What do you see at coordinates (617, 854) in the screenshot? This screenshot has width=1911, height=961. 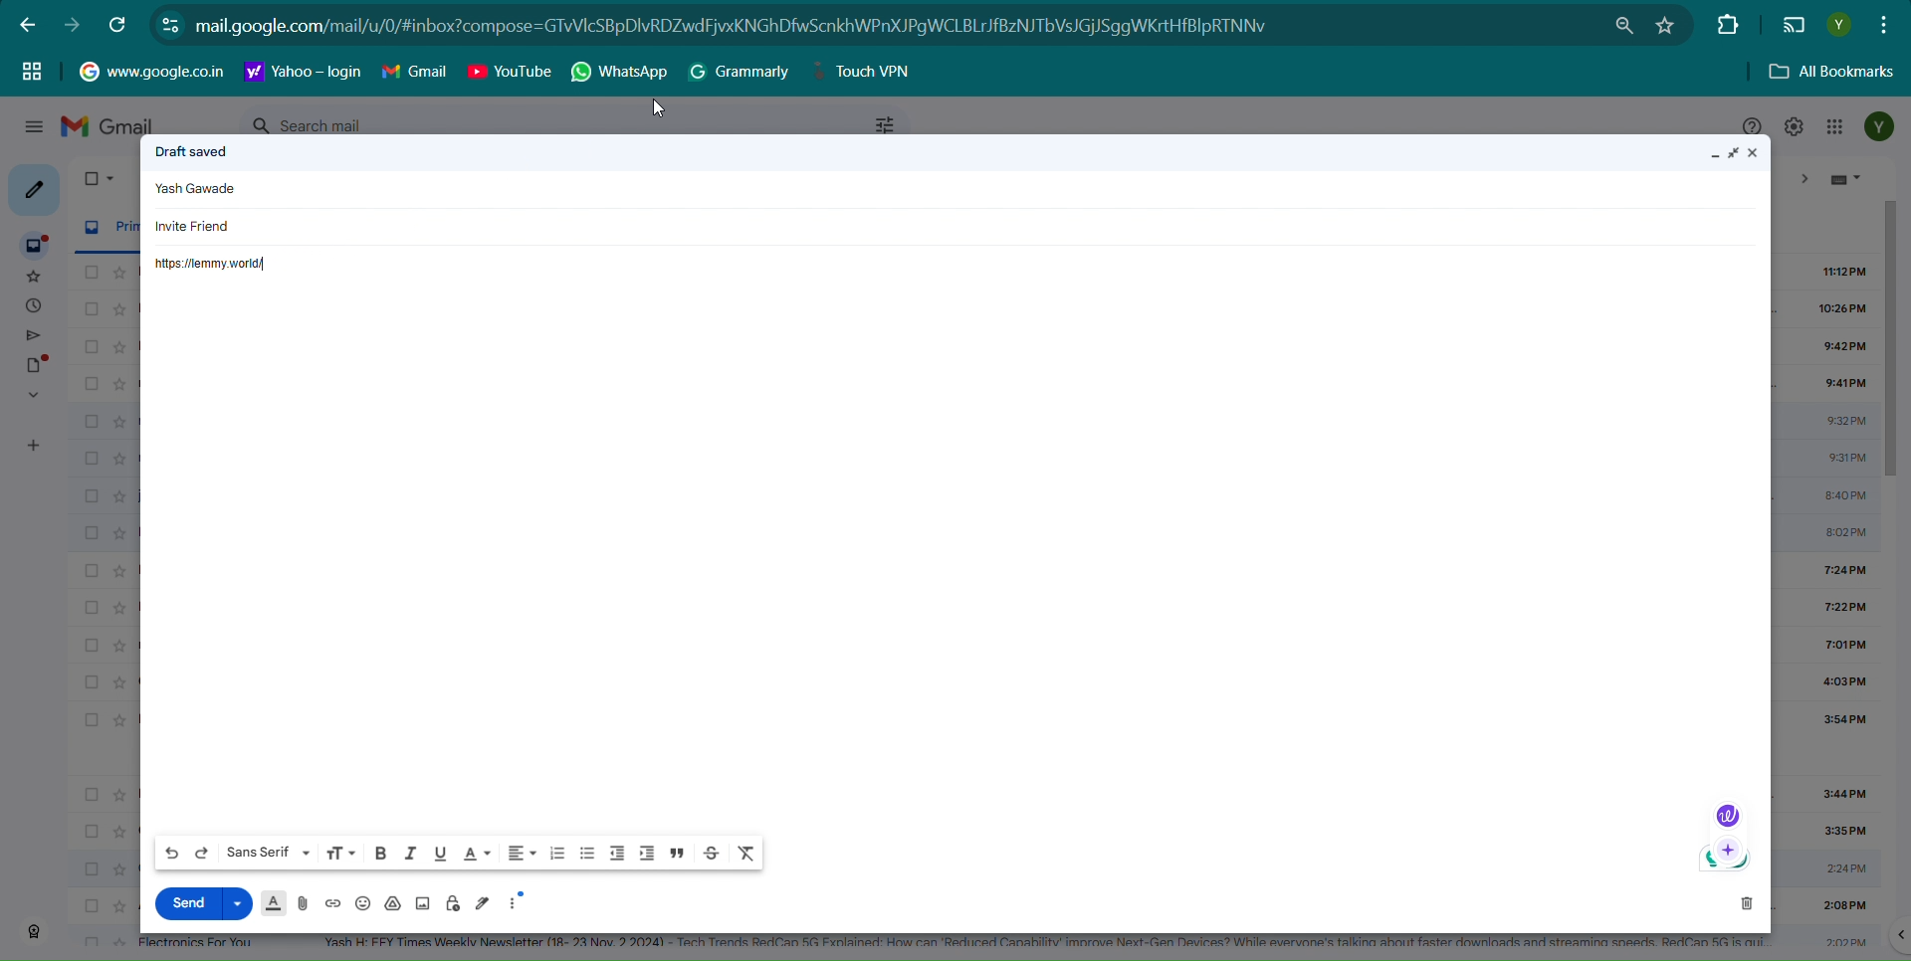 I see `Indent less` at bounding box center [617, 854].